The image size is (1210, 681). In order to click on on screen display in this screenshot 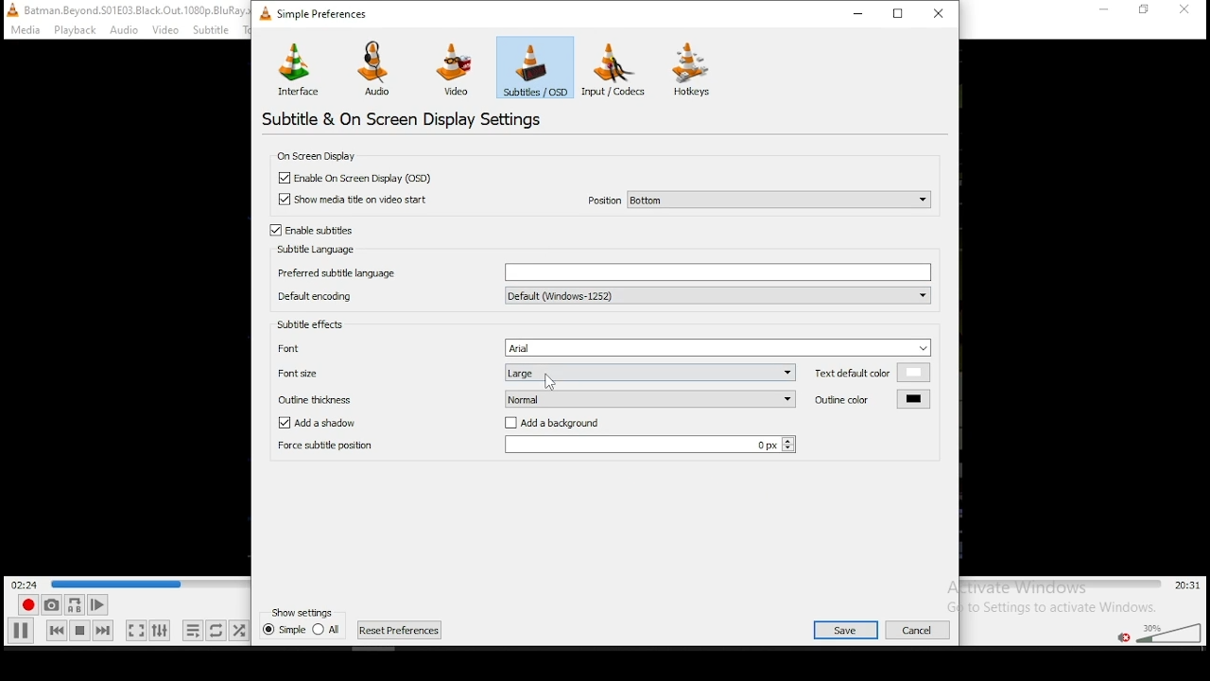, I will do `click(314, 155)`.